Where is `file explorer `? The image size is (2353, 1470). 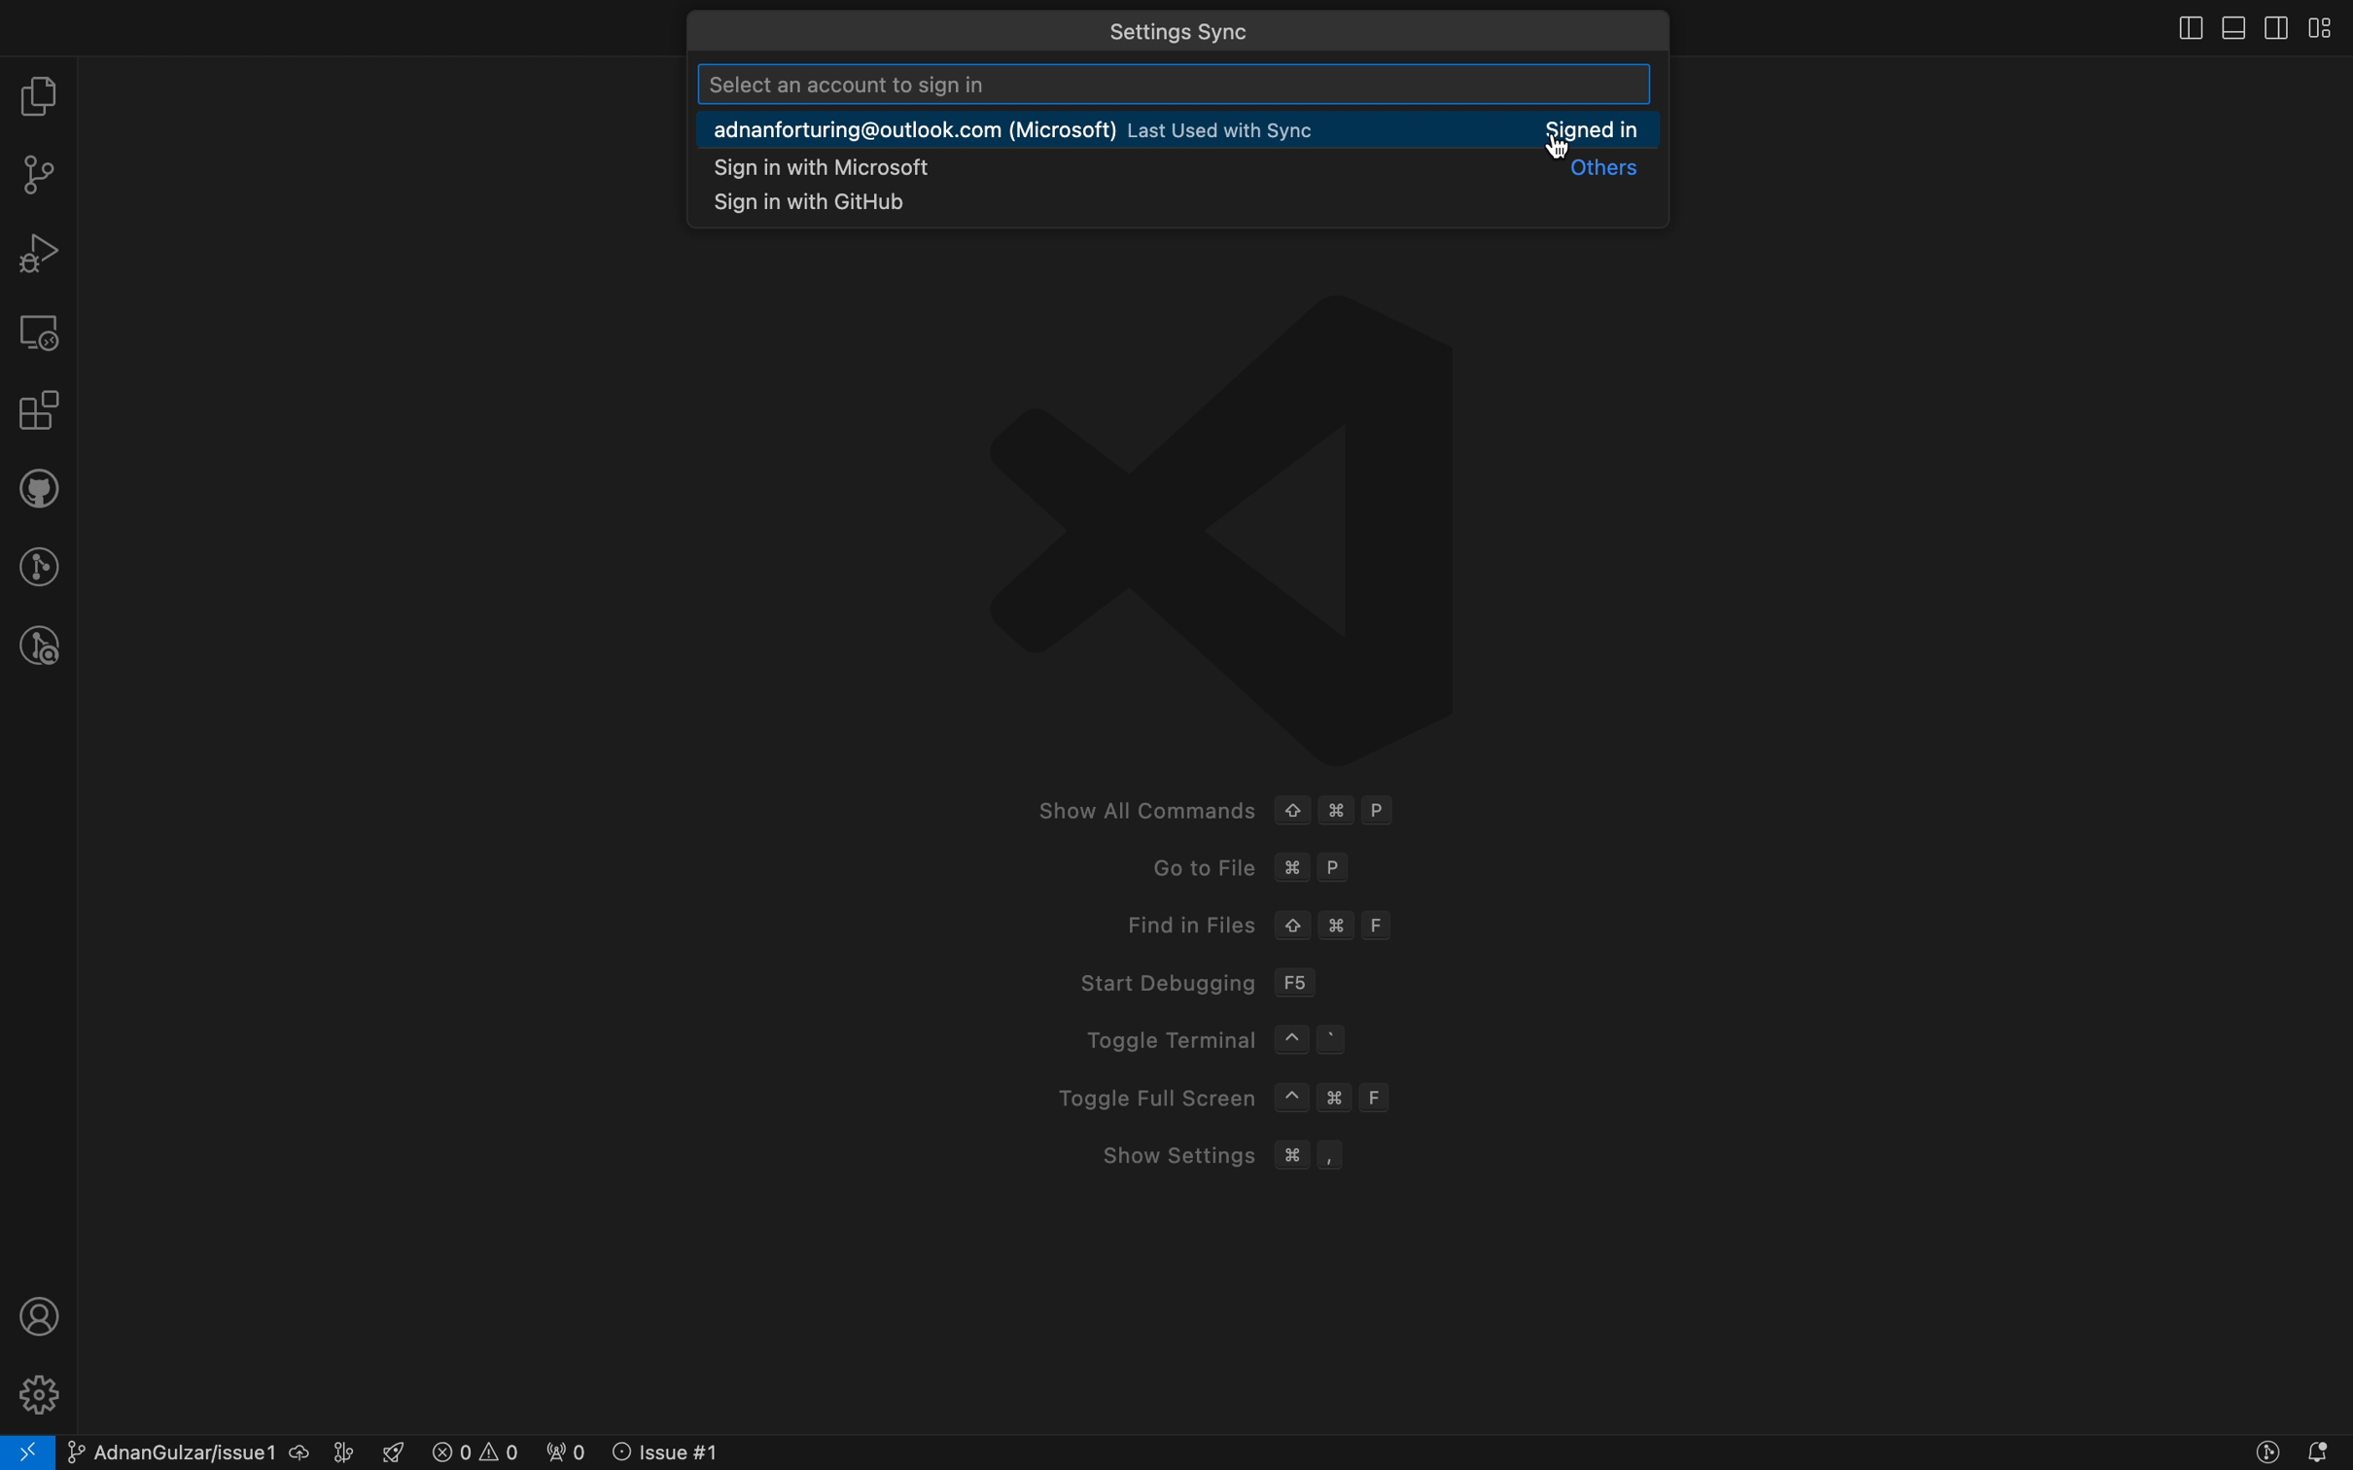 file explorer  is located at coordinates (39, 94).